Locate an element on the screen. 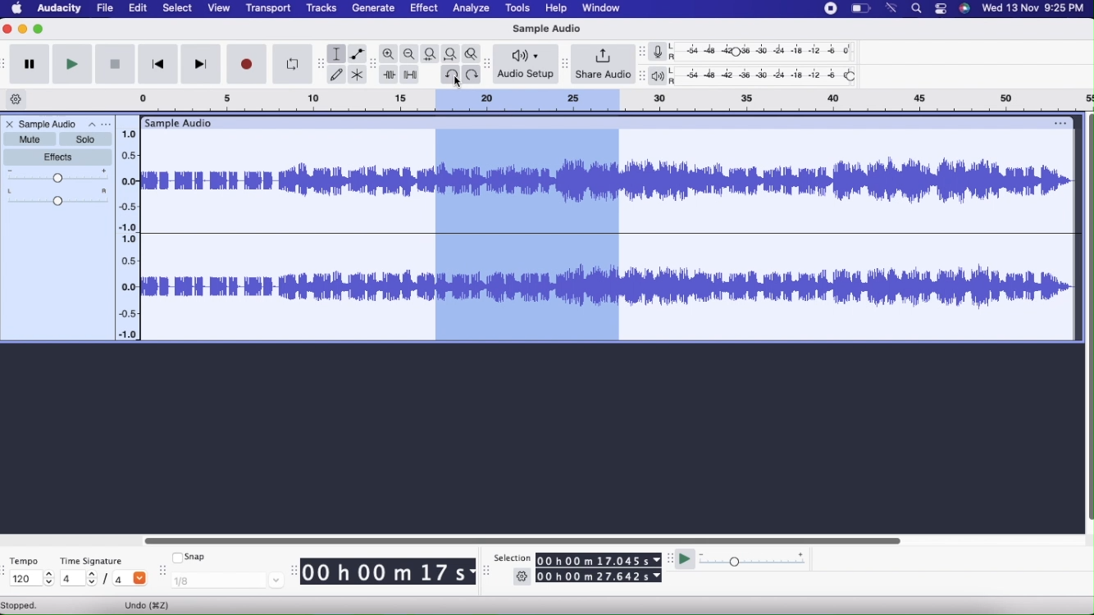 The width and height of the screenshot is (1094, 615). move toolbar is located at coordinates (489, 63).